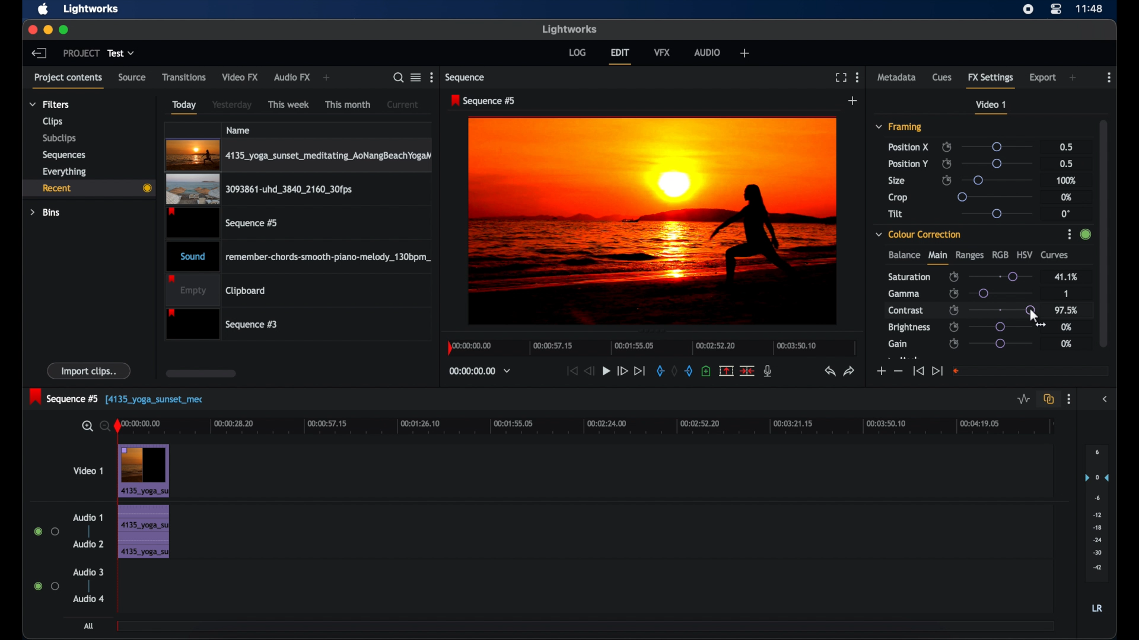 The height and width of the screenshot is (640, 1139). What do you see at coordinates (903, 293) in the screenshot?
I see `gamma` at bounding box center [903, 293].